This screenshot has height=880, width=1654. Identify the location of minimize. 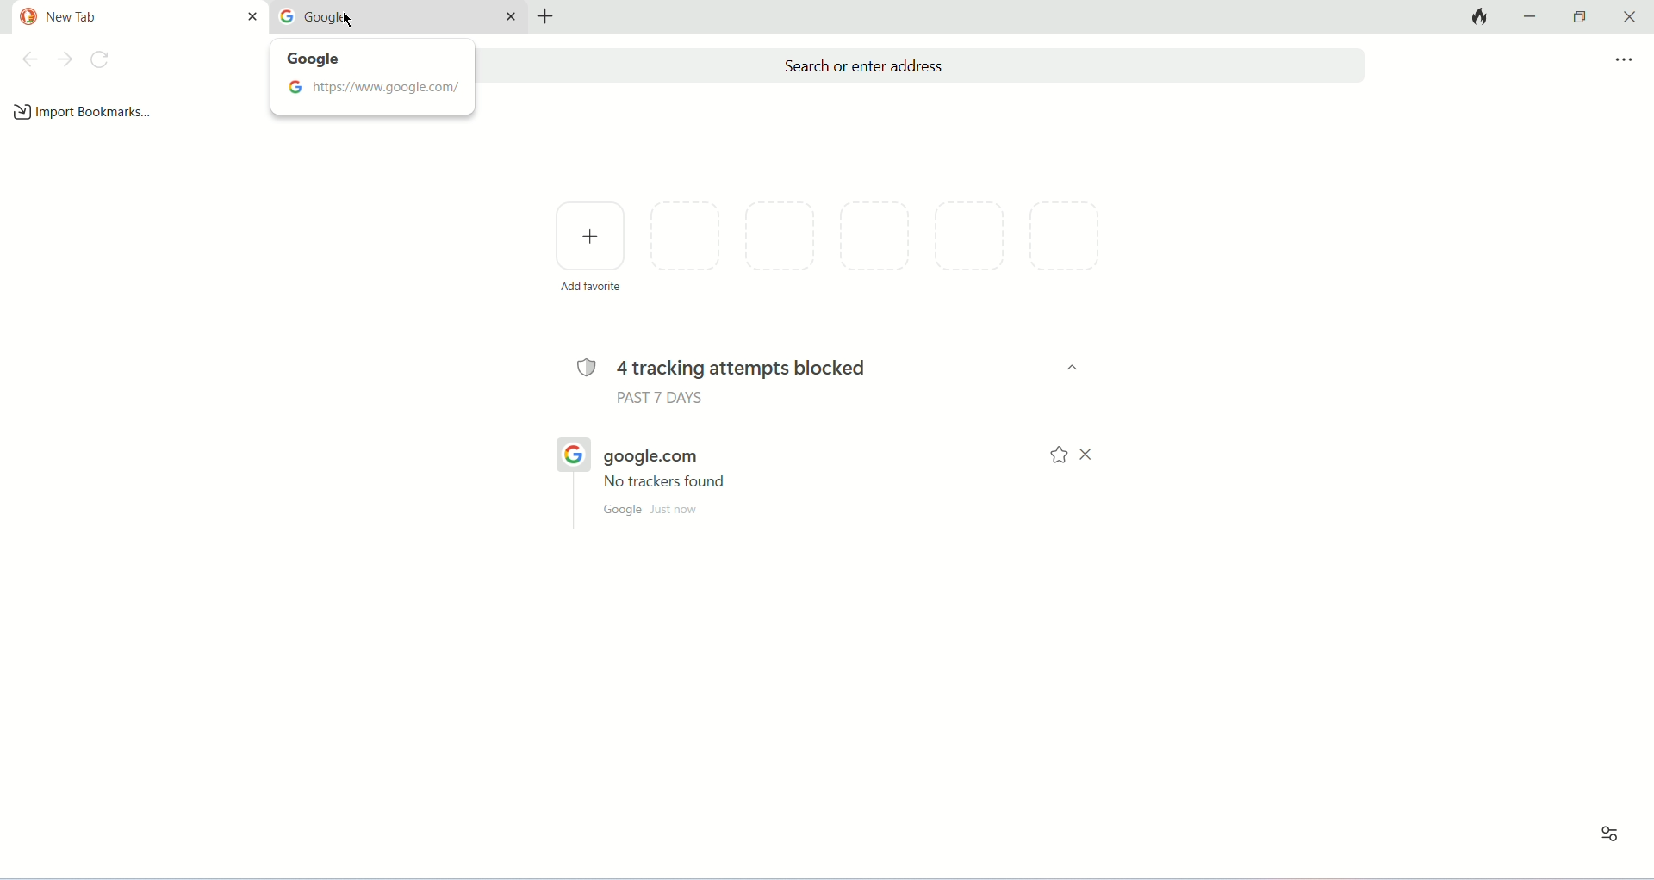
(1529, 17).